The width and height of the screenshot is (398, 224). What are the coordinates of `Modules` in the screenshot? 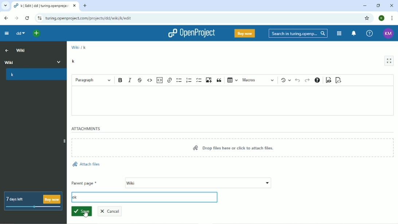 It's located at (339, 34).